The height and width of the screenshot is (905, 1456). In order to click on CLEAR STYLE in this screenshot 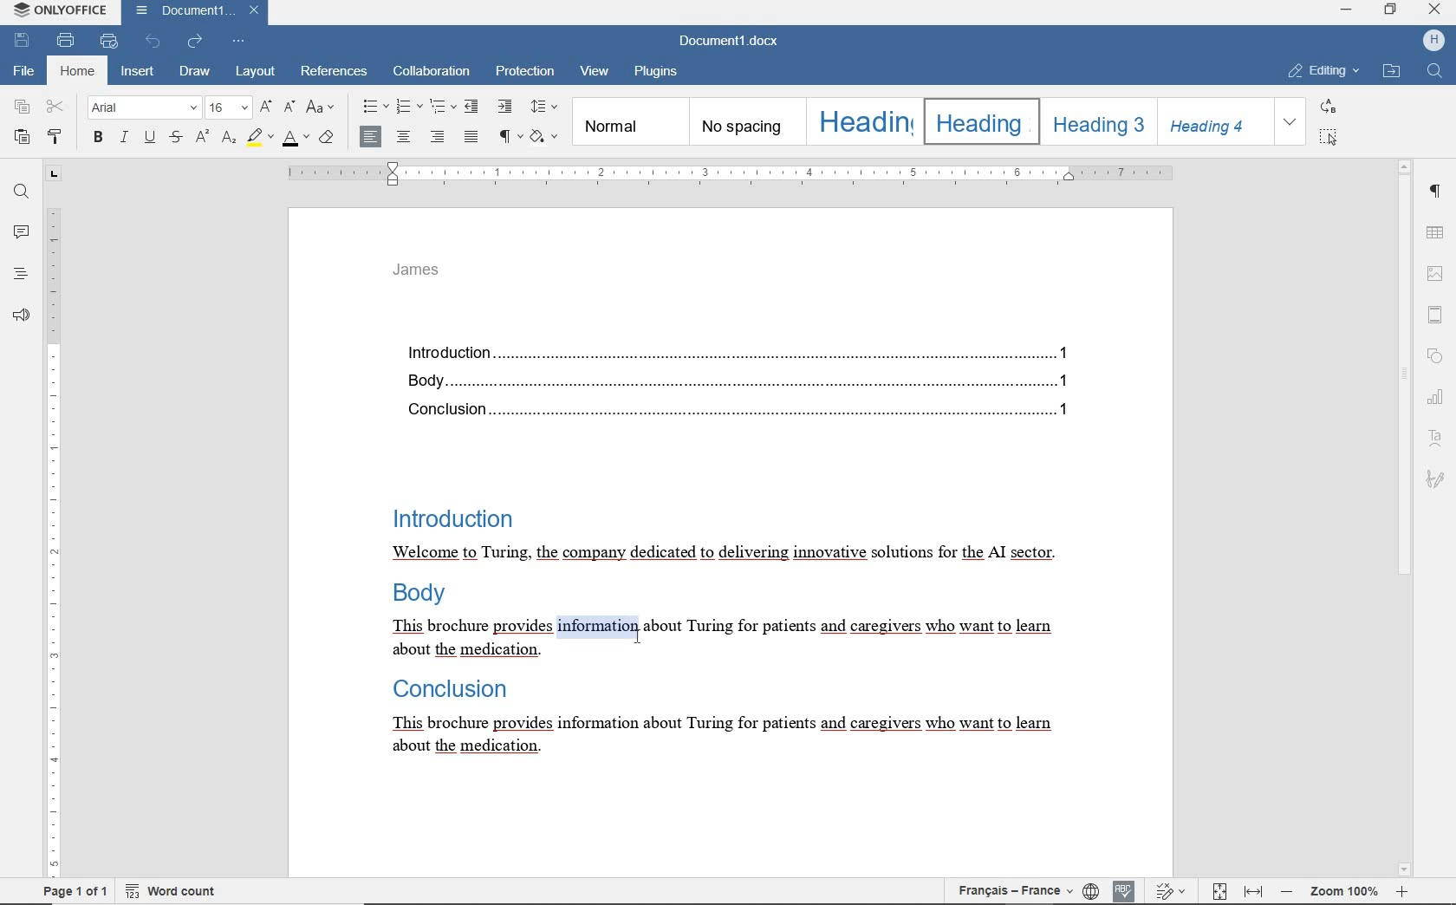, I will do `click(328, 140)`.